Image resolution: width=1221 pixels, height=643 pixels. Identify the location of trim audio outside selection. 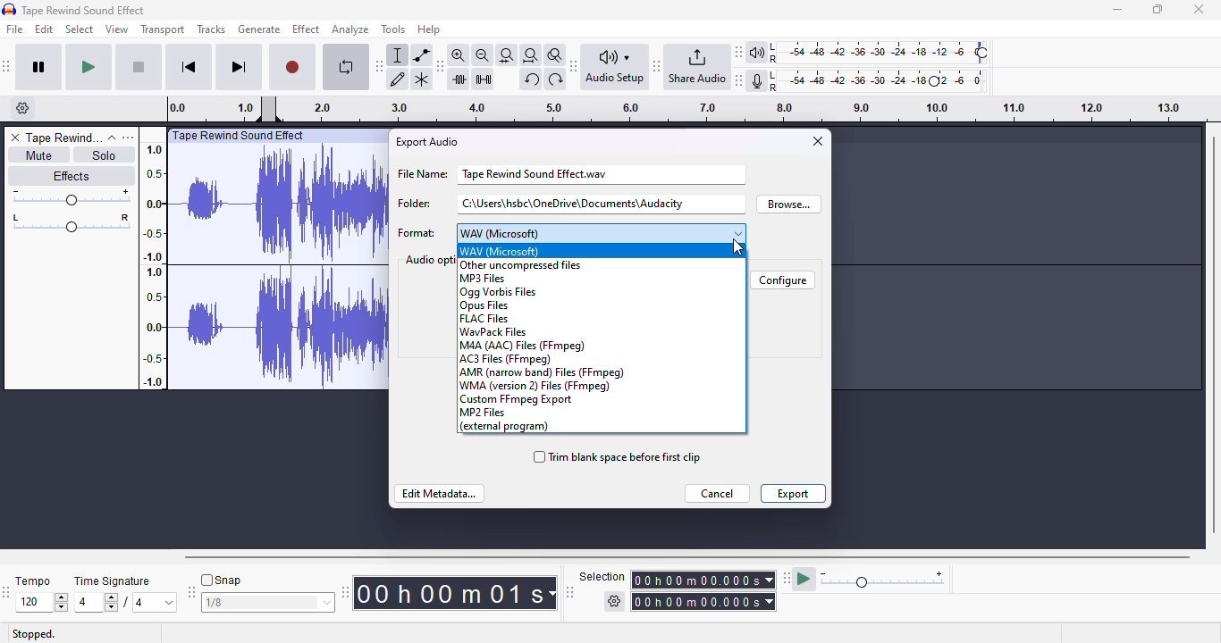
(459, 79).